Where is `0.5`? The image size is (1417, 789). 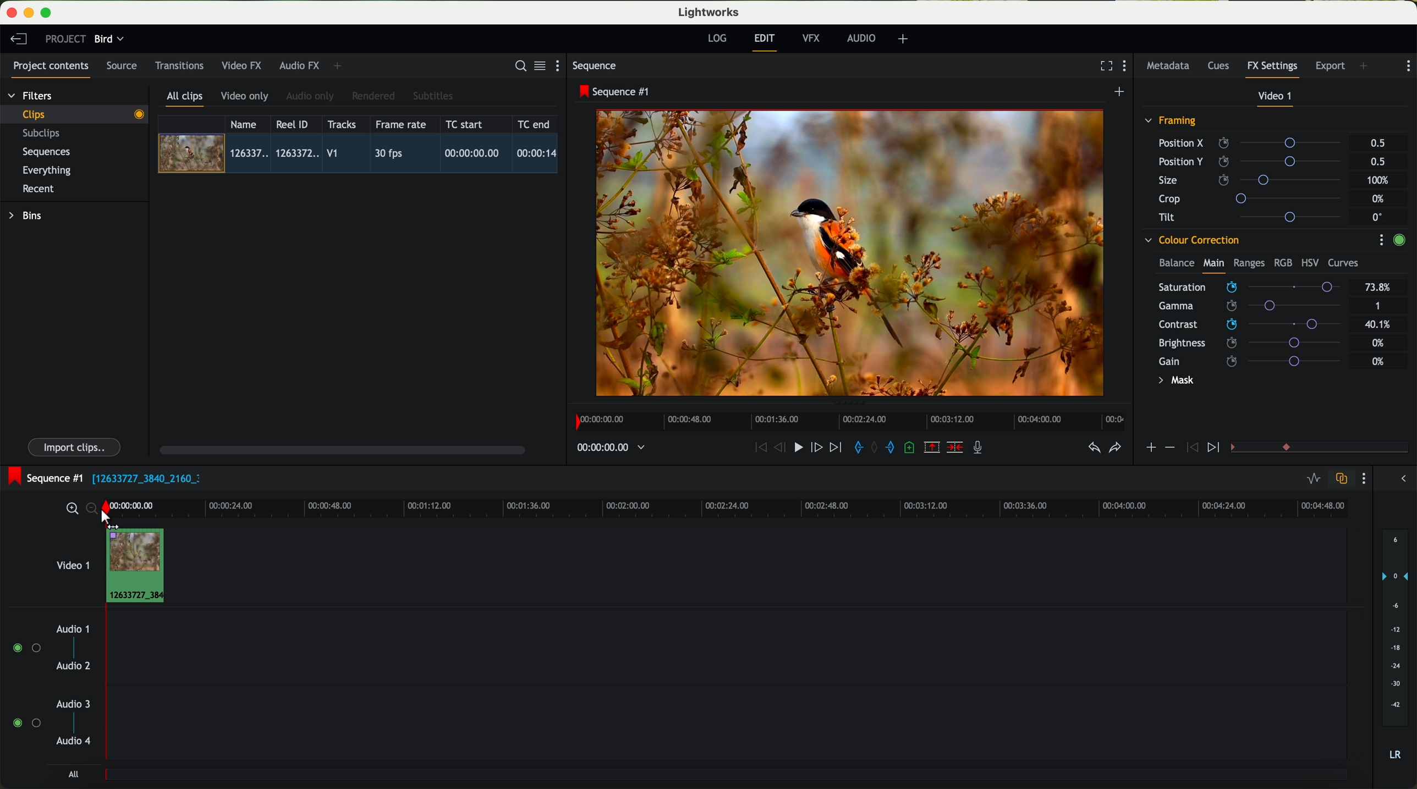
0.5 is located at coordinates (1377, 161).